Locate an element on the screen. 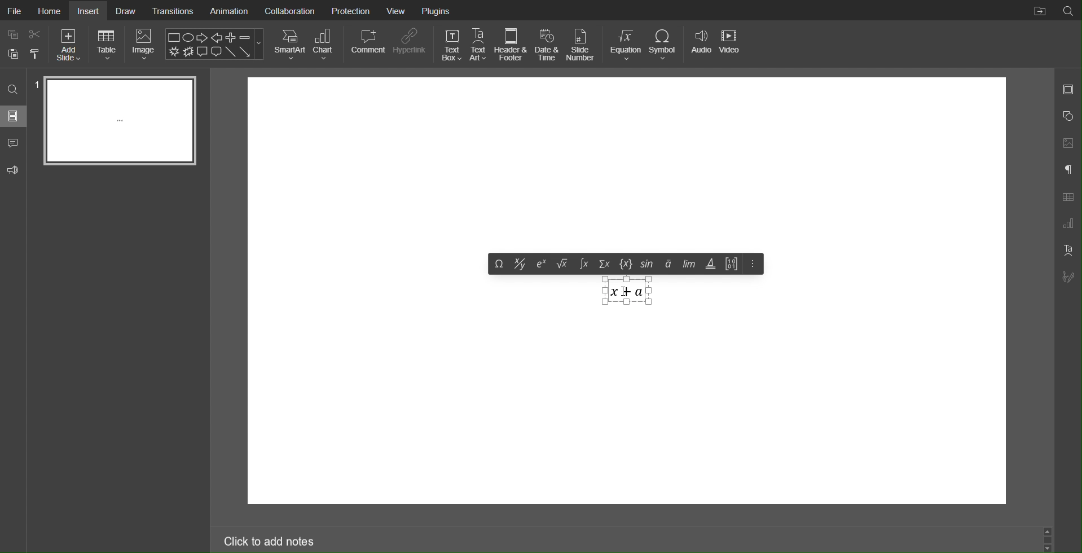  Paragraph Settings is located at coordinates (1066, 170).